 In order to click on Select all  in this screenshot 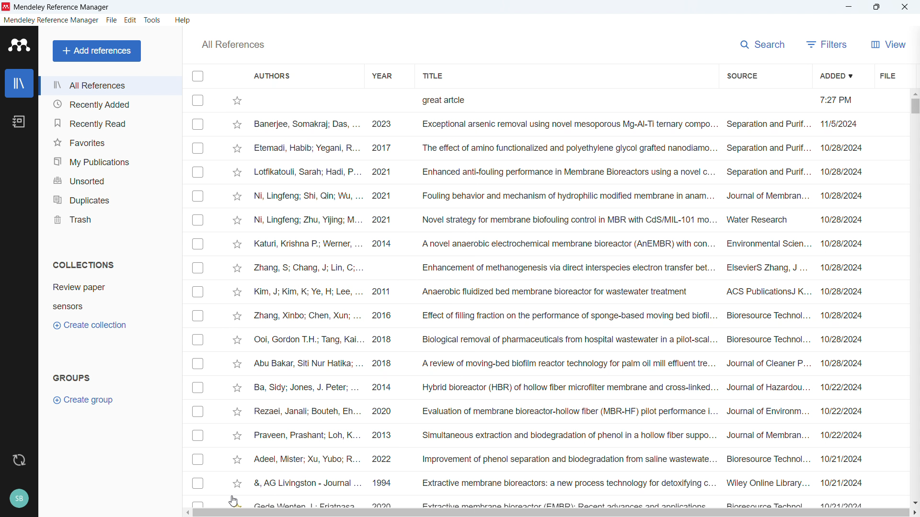, I will do `click(197, 76)`.